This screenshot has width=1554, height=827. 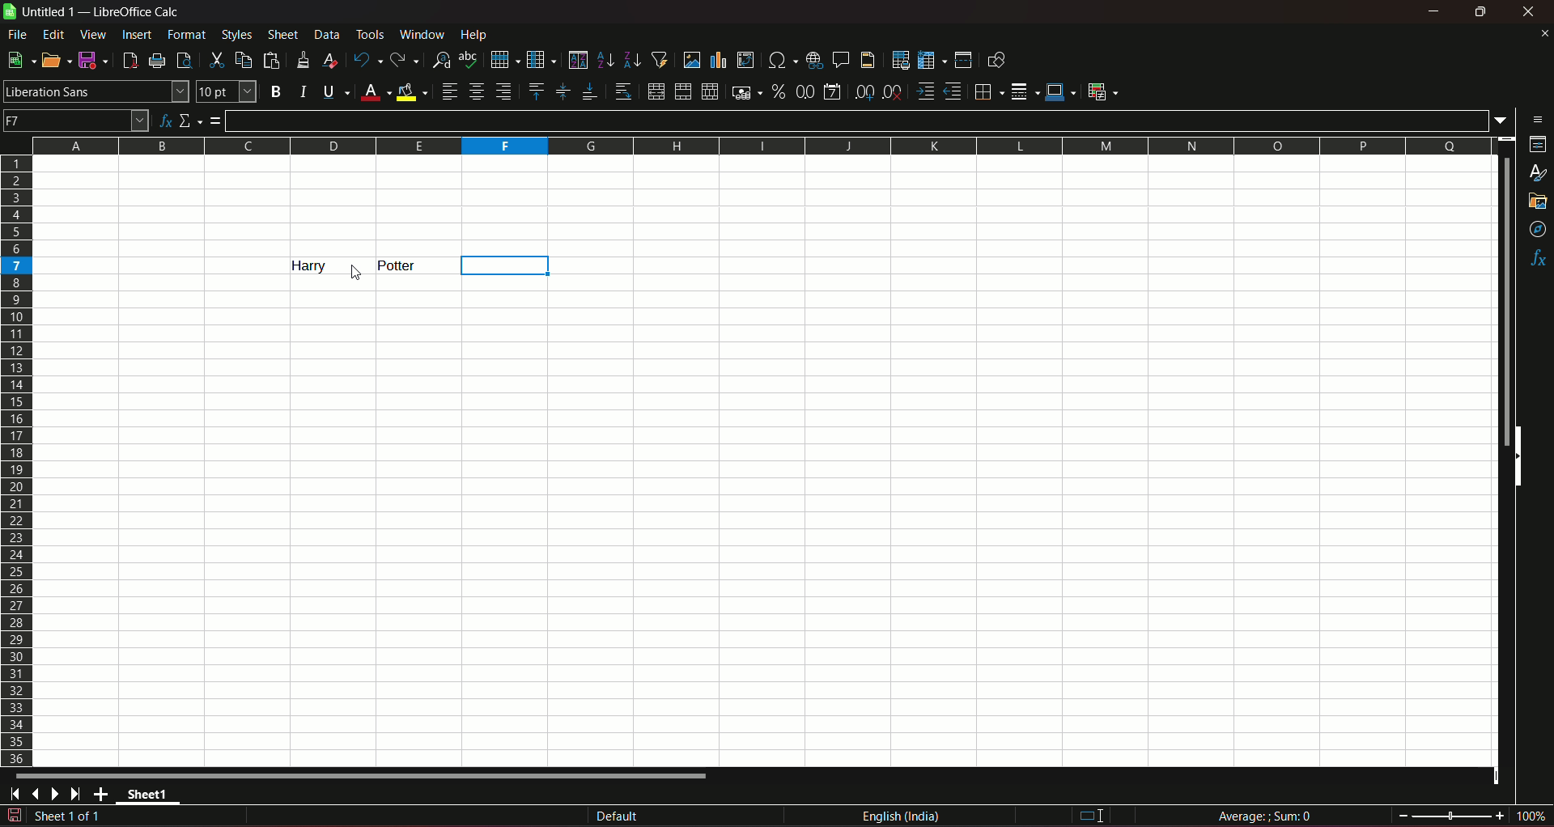 What do you see at coordinates (214, 60) in the screenshot?
I see `cut` at bounding box center [214, 60].